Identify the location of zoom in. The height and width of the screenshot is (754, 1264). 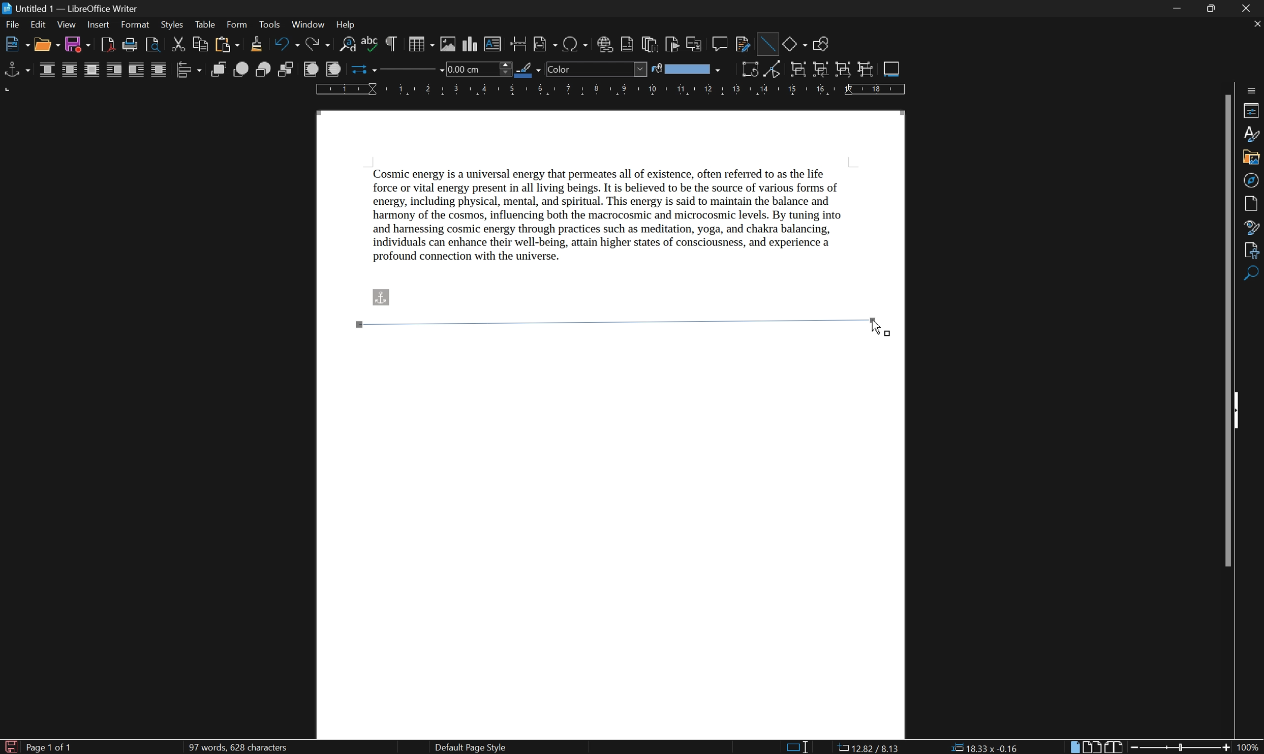
(1225, 748).